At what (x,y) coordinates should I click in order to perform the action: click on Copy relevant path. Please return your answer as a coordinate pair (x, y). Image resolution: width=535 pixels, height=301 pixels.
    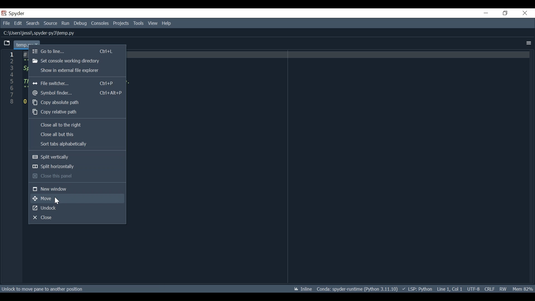
    Looking at the image, I should click on (76, 112).